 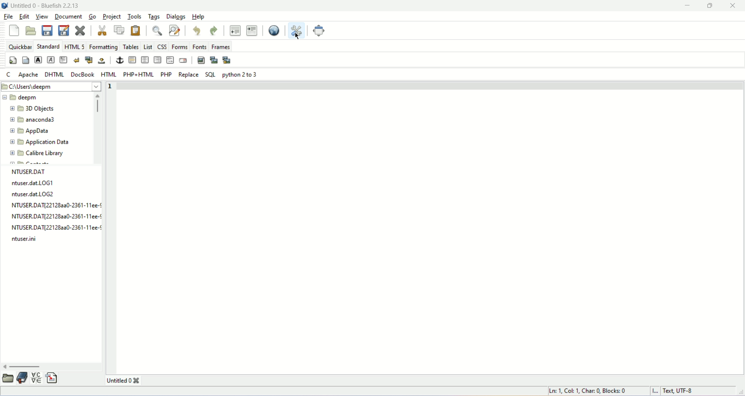 I want to click on Application Data, so click(x=48, y=142).